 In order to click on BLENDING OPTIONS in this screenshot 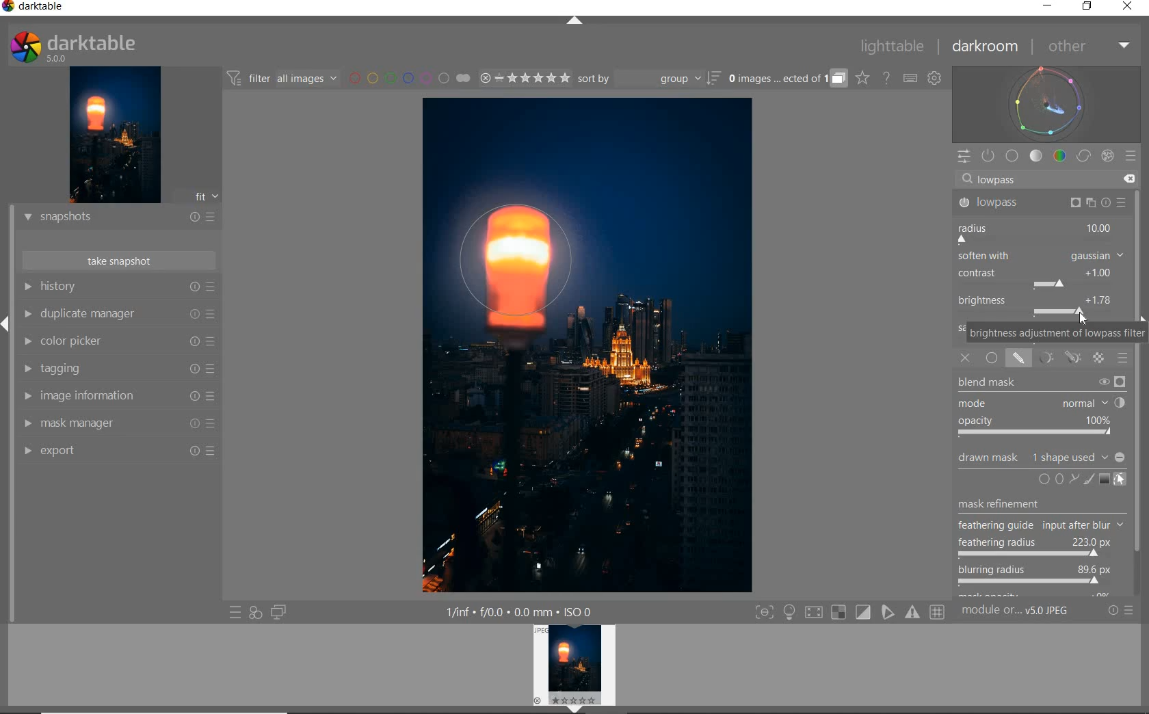, I will do `click(1124, 358)`.